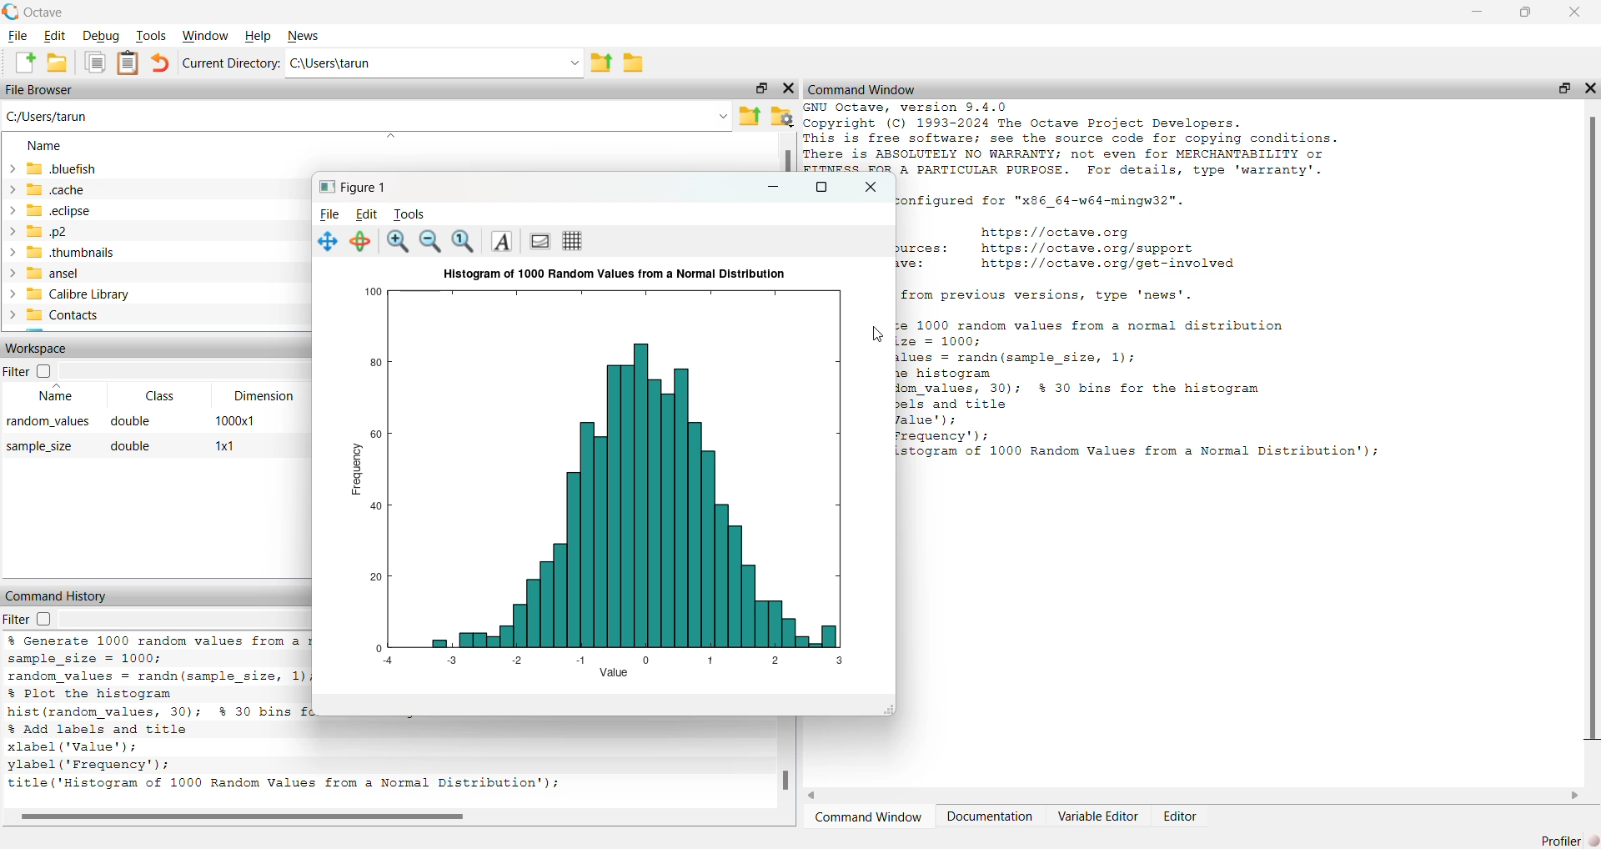  I want to click on Edit, so click(367, 215).